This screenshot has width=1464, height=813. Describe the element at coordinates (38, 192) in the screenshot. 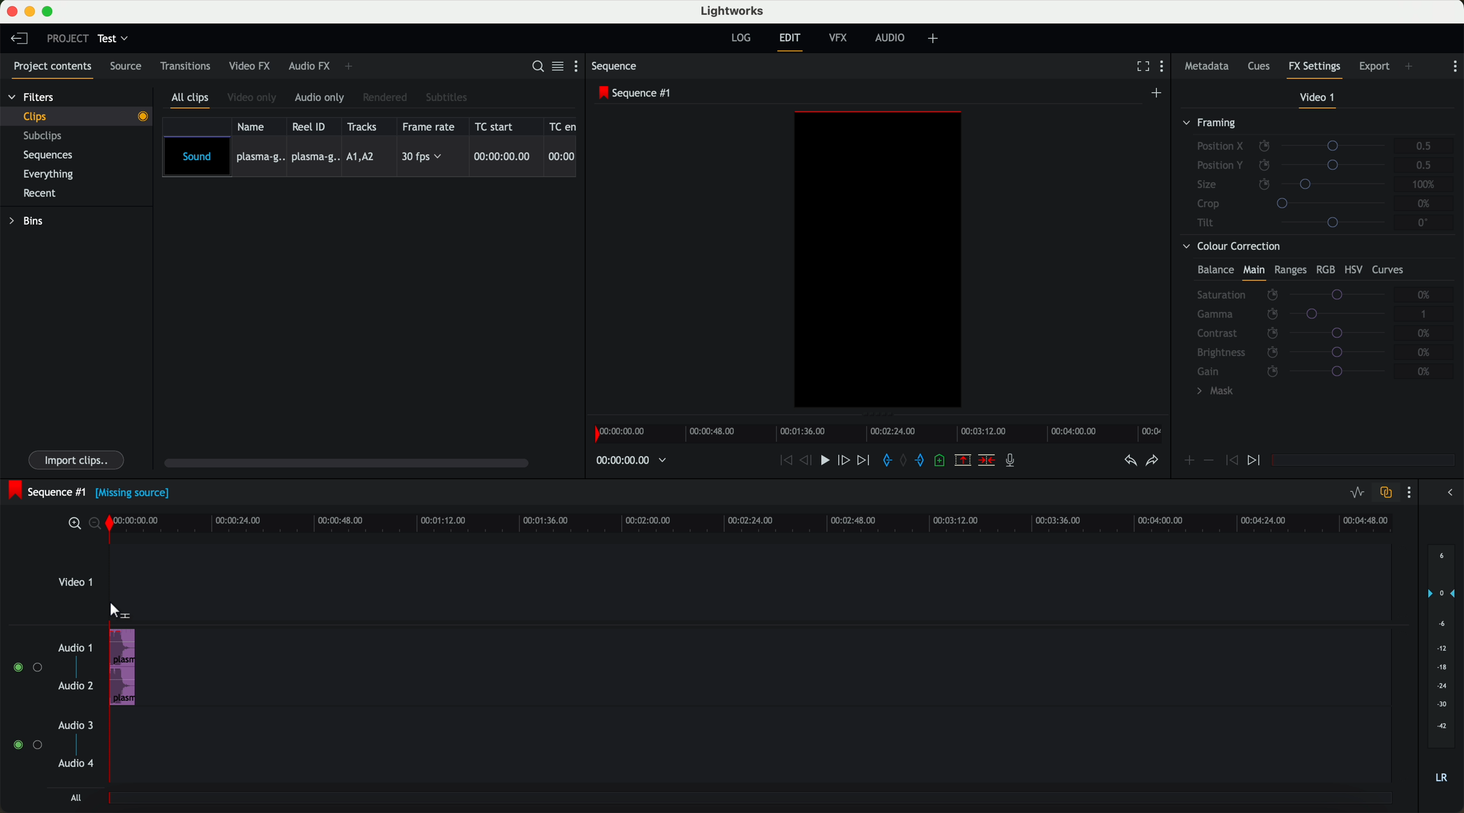

I see `recent` at that location.